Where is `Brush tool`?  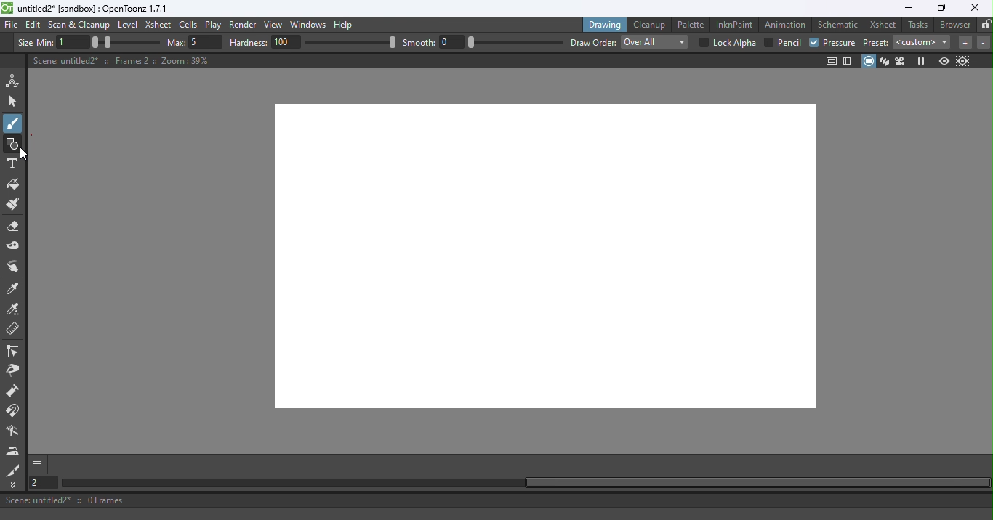 Brush tool is located at coordinates (16, 123).